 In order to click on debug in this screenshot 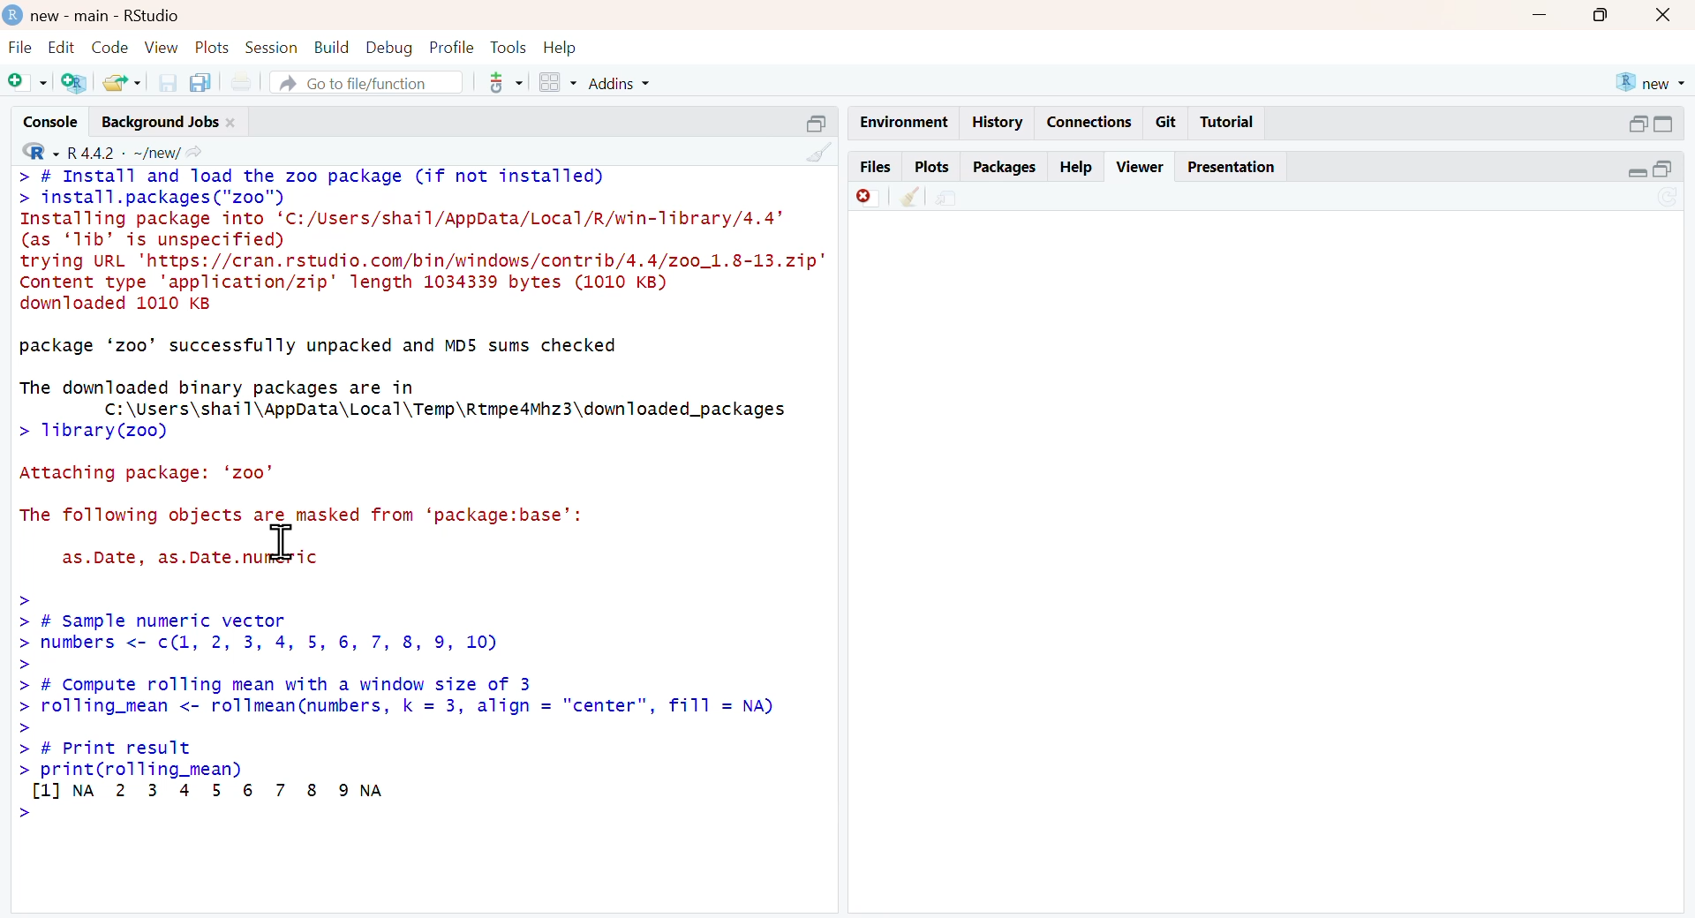, I will do `click(391, 49)`.